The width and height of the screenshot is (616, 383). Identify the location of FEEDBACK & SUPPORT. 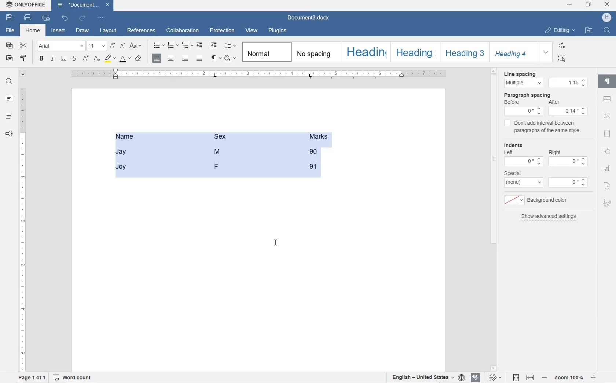
(8, 132).